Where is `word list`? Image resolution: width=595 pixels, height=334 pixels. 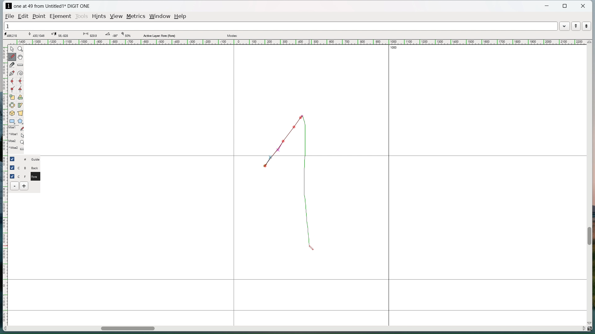 word list is located at coordinates (565, 26).